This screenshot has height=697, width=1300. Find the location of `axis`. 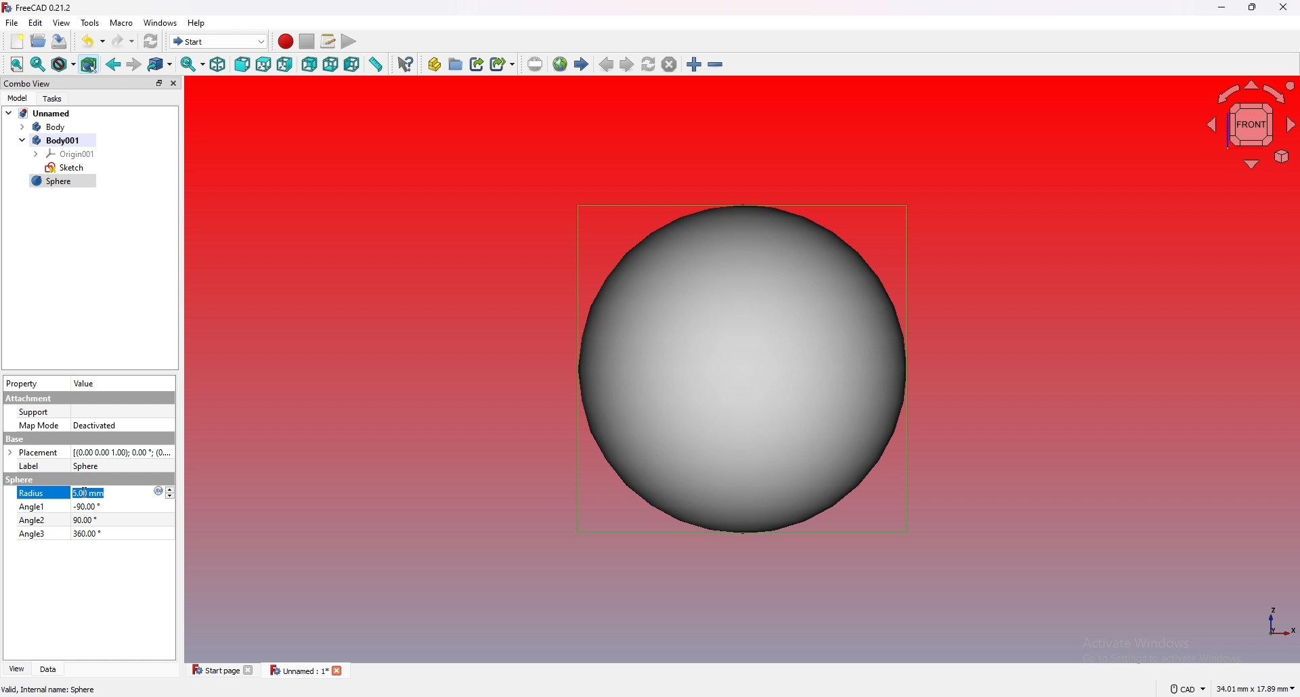

axis is located at coordinates (1280, 623).